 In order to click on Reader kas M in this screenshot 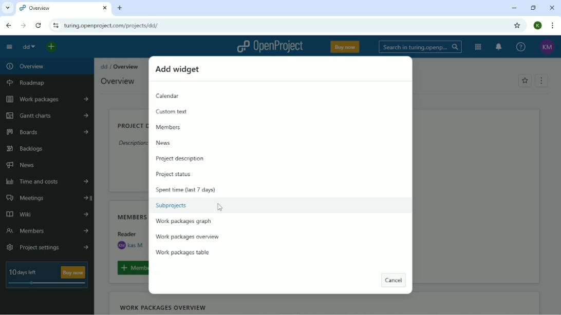, I will do `click(130, 240)`.